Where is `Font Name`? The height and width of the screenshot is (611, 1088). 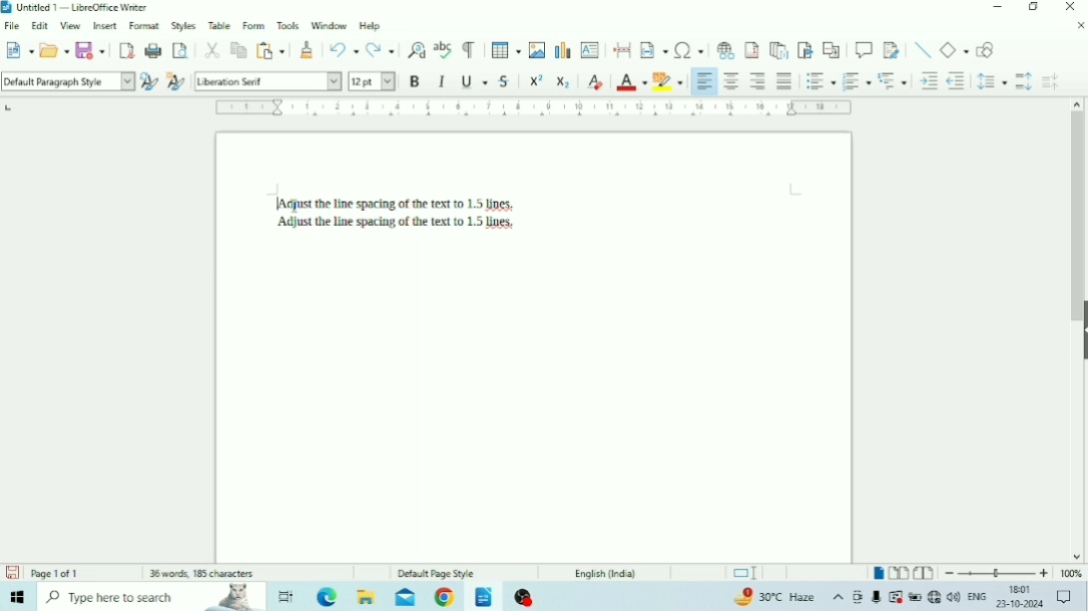 Font Name is located at coordinates (268, 81).